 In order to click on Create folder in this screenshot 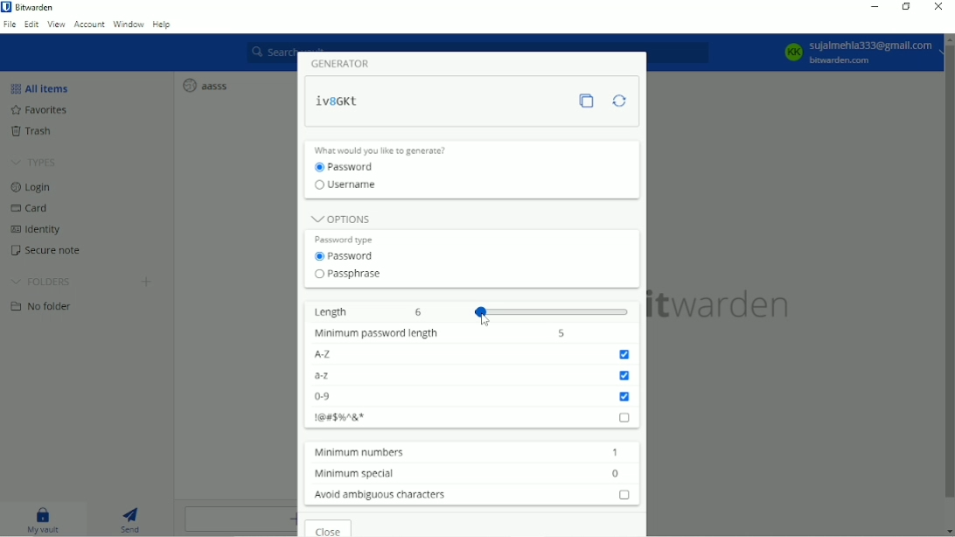, I will do `click(146, 283)`.